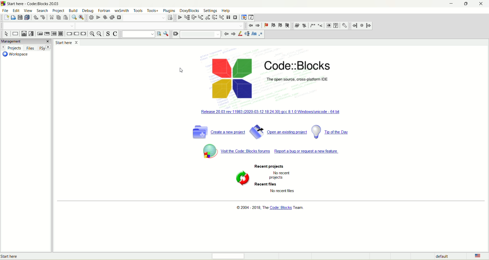  I want to click on search, so click(43, 11).